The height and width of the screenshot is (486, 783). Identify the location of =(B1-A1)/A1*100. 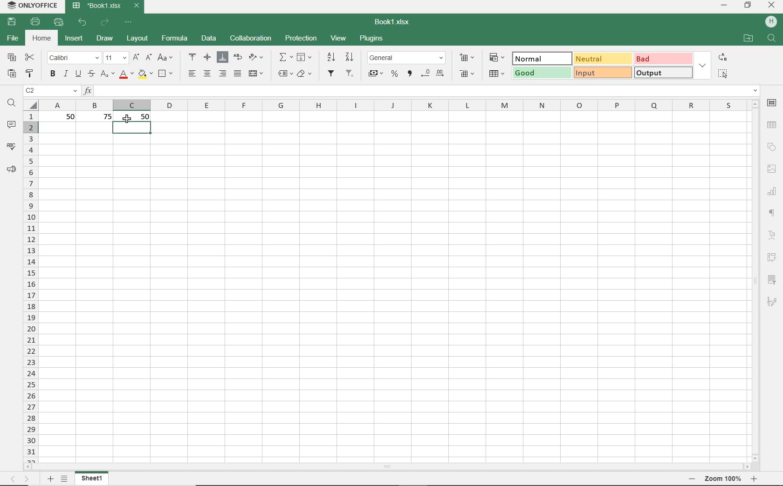
(427, 90).